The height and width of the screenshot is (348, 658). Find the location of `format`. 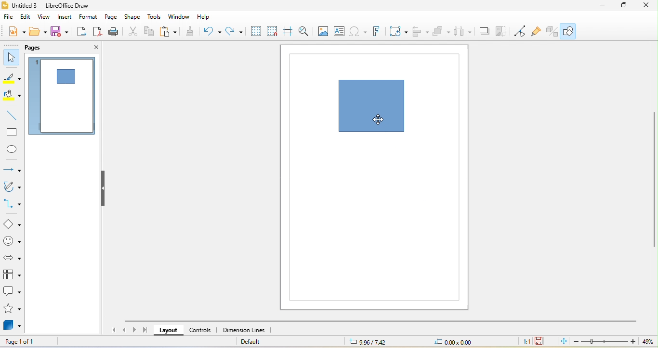

format is located at coordinates (90, 17).